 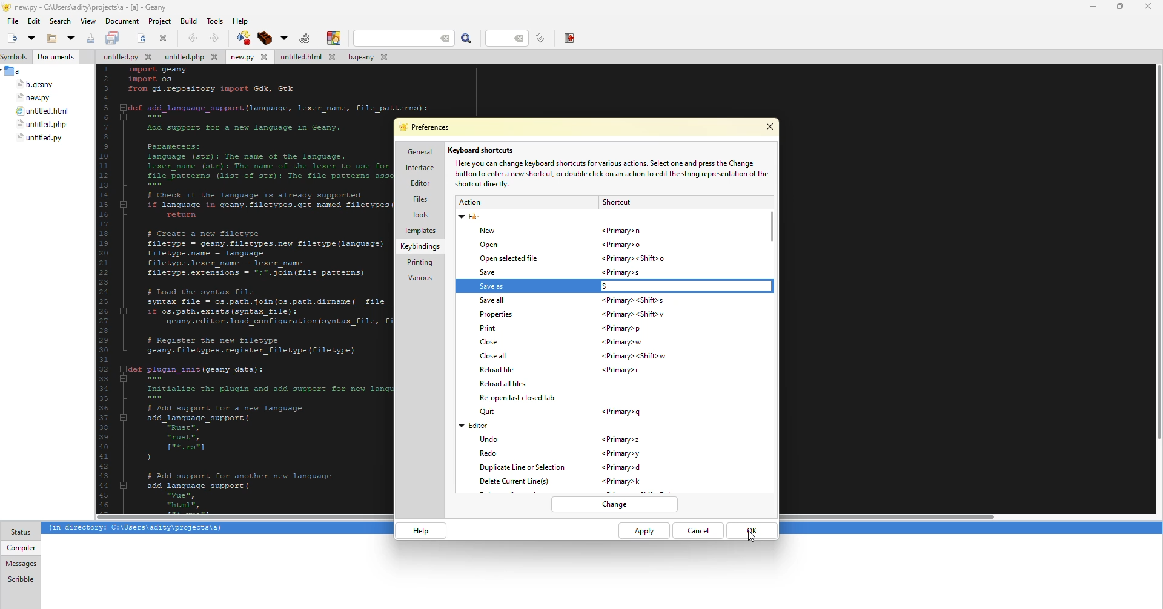 What do you see at coordinates (14, 71) in the screenshot?
I see `a` at bounding box center [14, 71].